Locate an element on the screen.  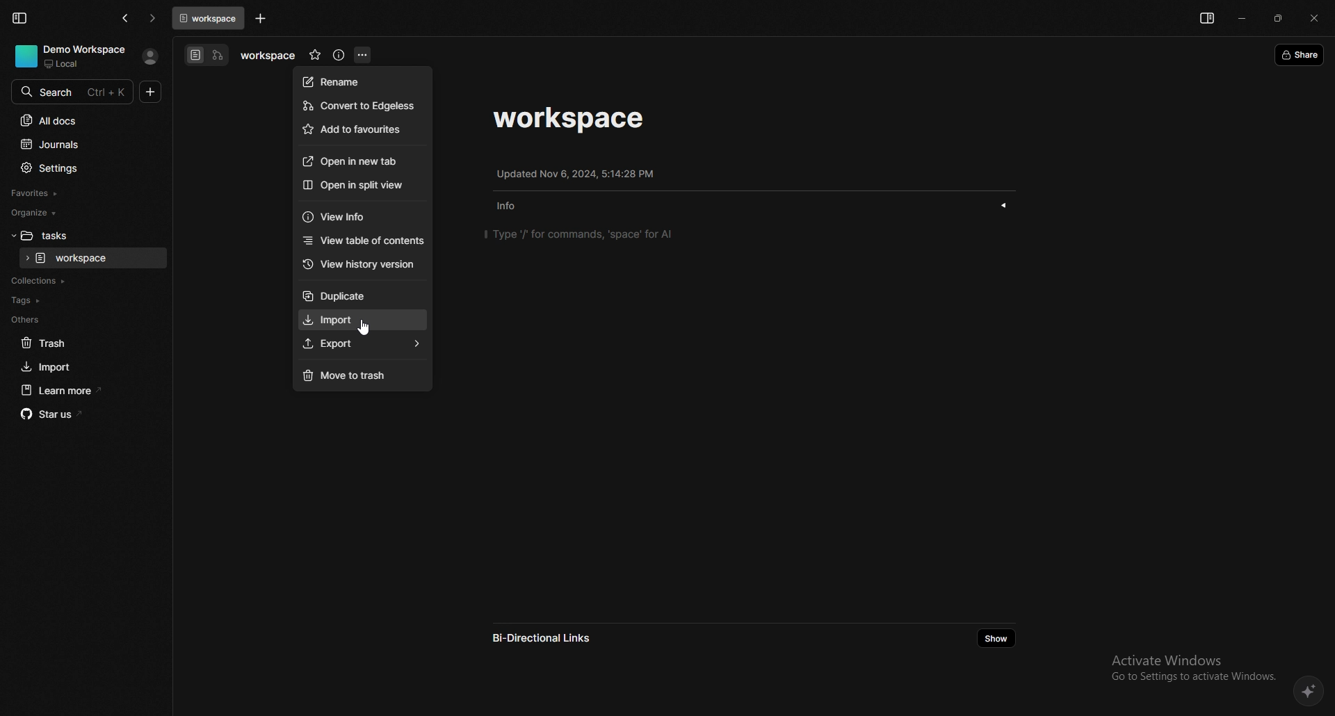
view info is located at coordinates (362, 216).